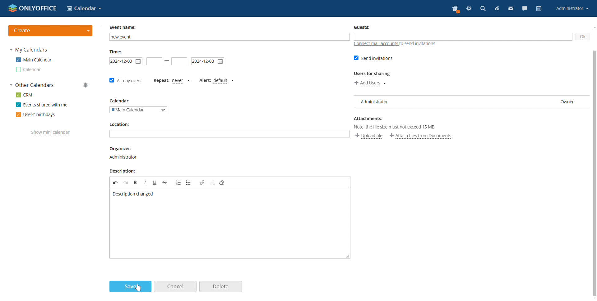  Describe the element at coordinates (178, 183) in the screenshot. I see `insert/remove numbered list` at that location.